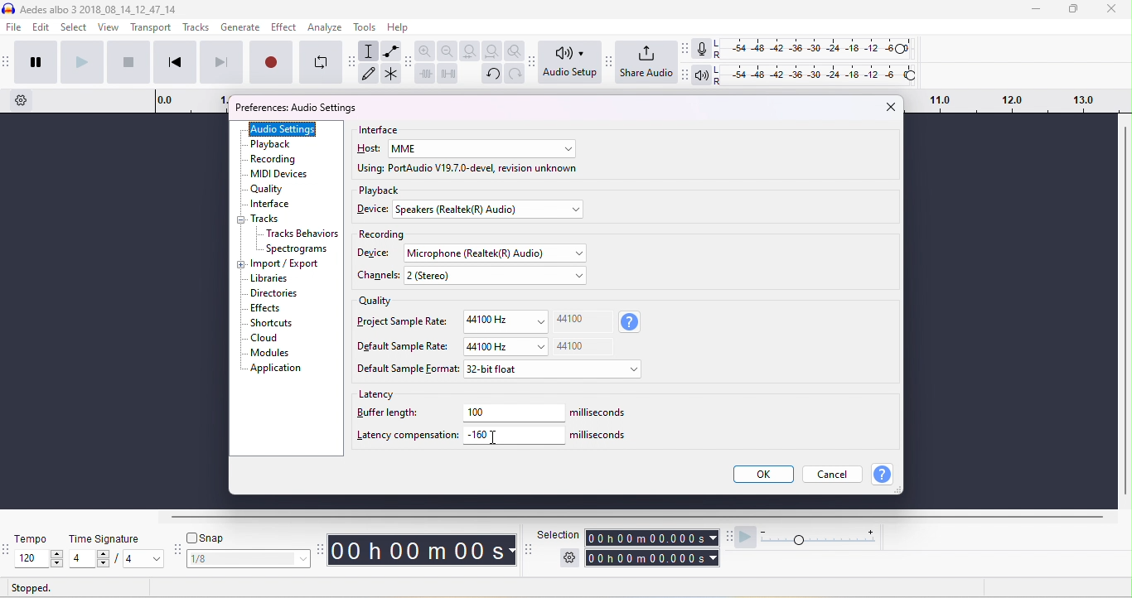  What do you see at coordinates (295, 108) in the screenshot?
I see `preferences audio settings` at bounding box center [295, 108].